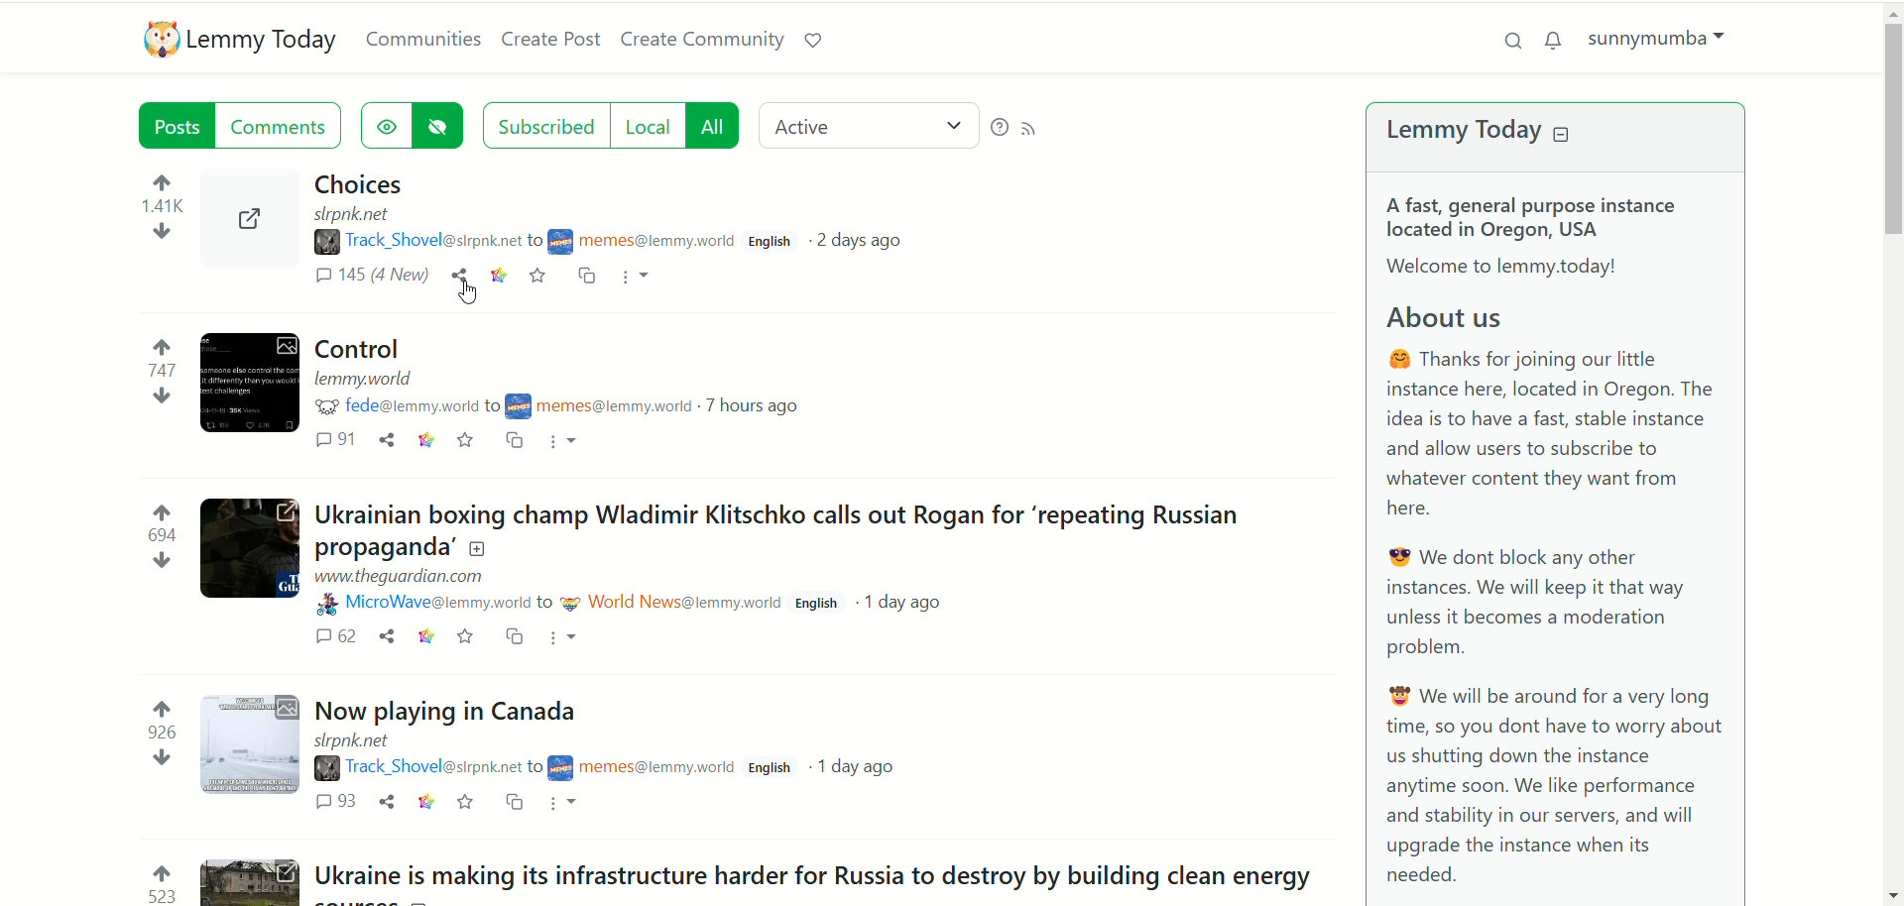 The image size is (1904, 906). I want to click on notification, so click(1557, 40).